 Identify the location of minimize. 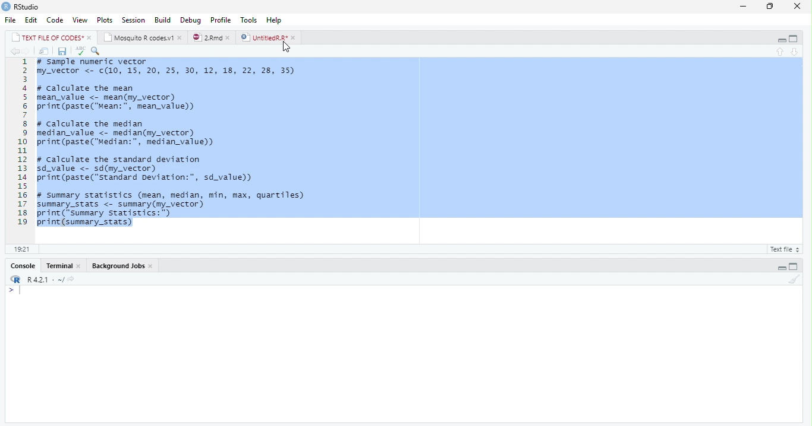
(743, 7).